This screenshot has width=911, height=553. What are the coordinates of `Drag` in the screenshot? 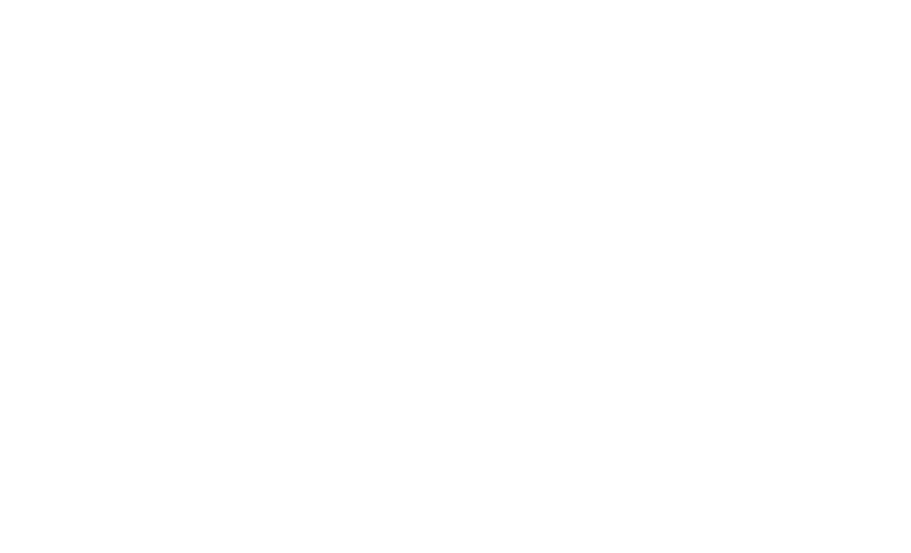 It's located at (163, 161).